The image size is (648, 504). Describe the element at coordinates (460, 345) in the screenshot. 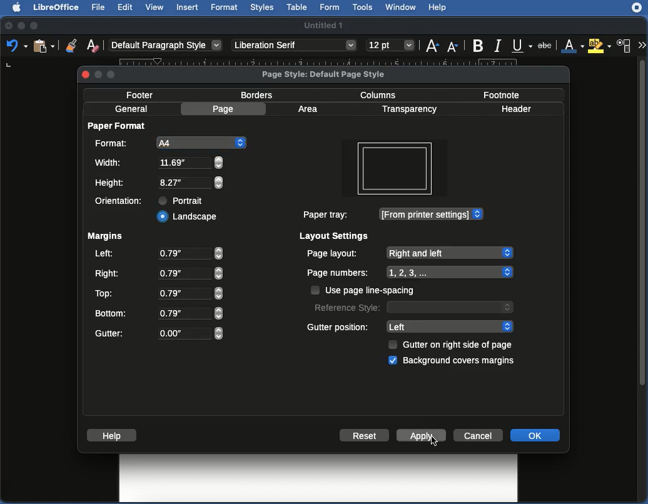

I see `Gutter on right` at that location.